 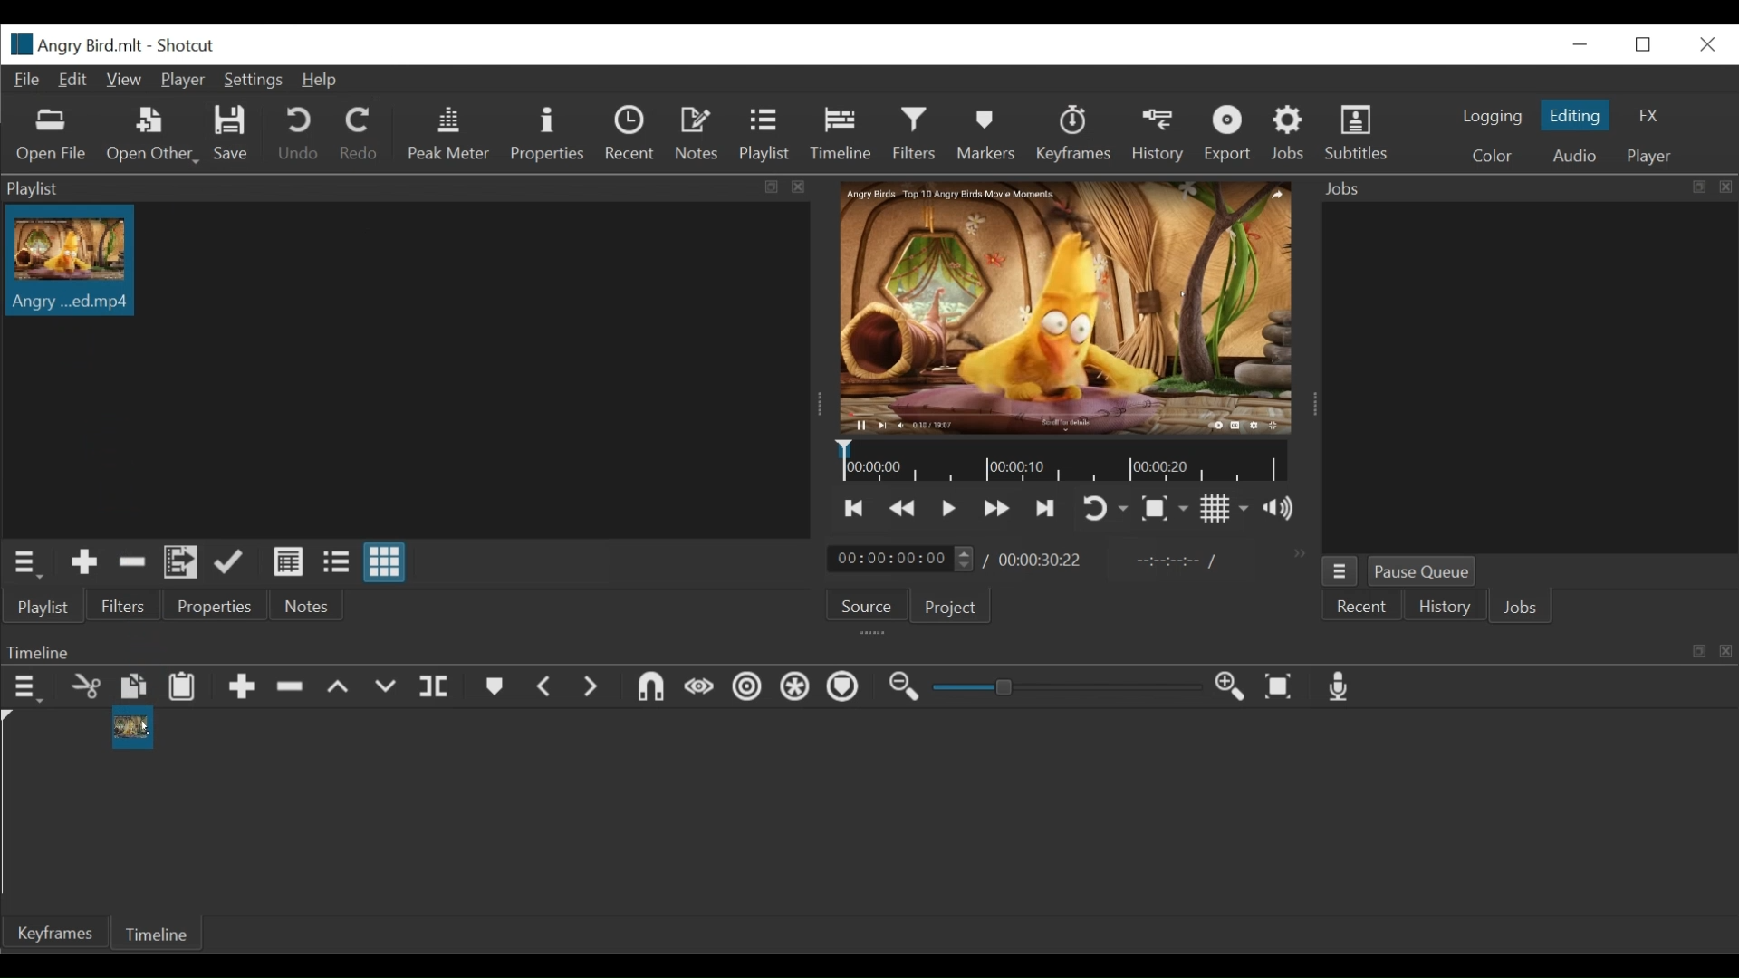 I want to click on logging, so click(x=1493, y=116).